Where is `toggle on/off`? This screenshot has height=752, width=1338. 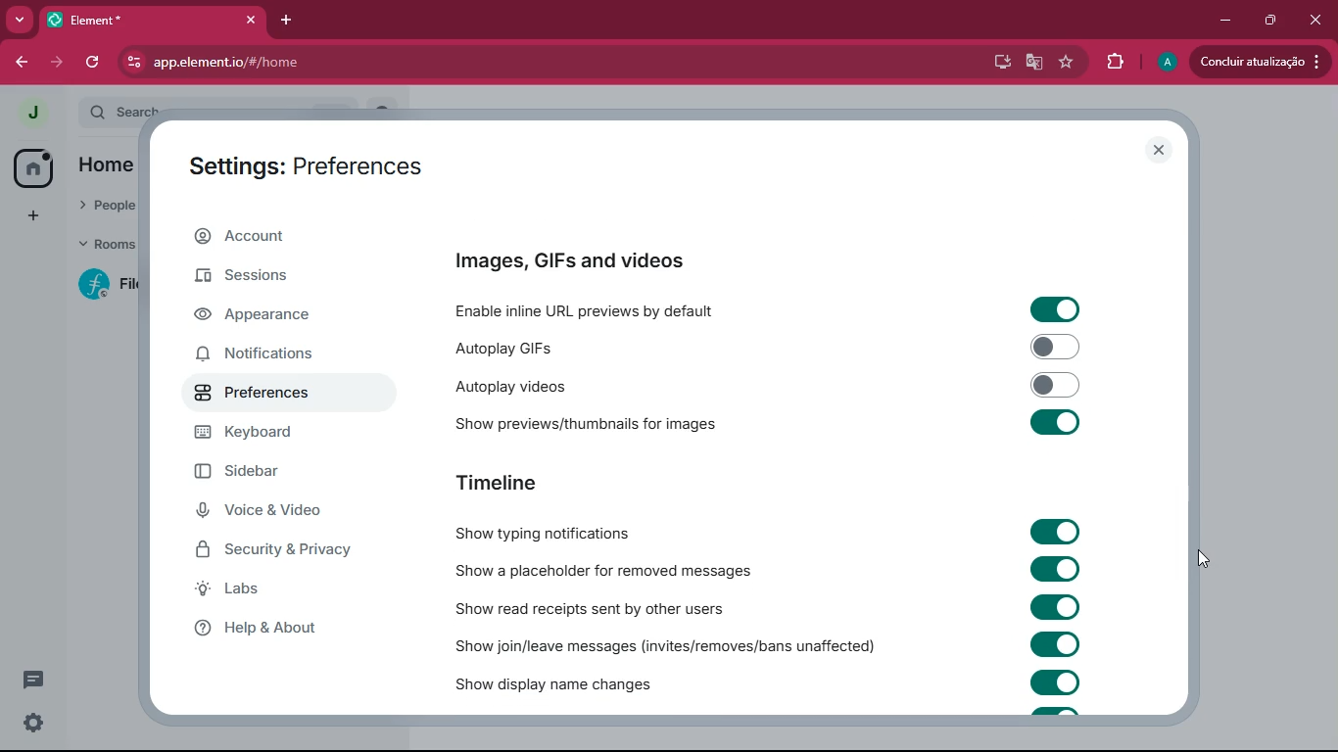
toggle on/off is located at coordinates (1056, 532).